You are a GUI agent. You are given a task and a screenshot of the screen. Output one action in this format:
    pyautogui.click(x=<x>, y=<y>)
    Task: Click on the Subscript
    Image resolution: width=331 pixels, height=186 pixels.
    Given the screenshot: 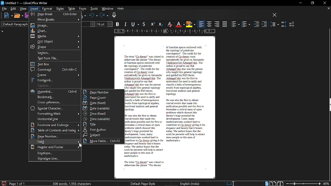 What is the action you would take?
    pyautogui.click(x=160, y=24)
    